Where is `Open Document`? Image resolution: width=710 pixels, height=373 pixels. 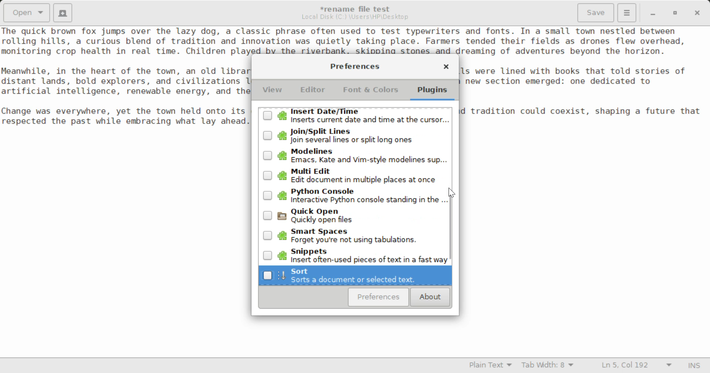
Open Document is located at coordinates (27, 12).